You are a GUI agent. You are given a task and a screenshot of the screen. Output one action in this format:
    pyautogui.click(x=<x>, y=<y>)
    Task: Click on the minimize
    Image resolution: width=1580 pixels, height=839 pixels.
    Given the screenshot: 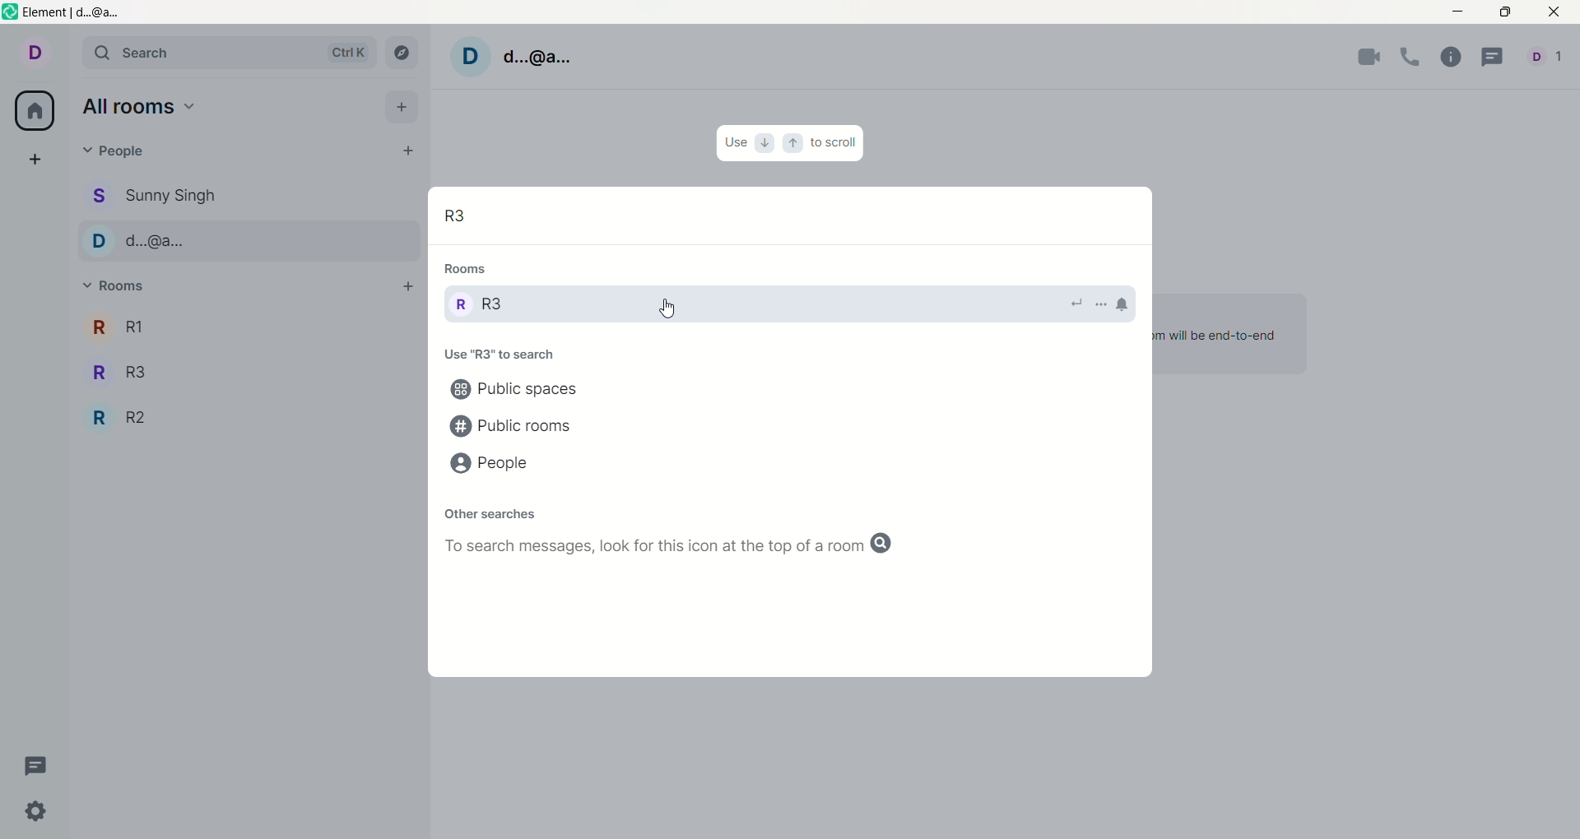 What is the action you would take?
    pyautogui.click(x=1461, y=10)
    